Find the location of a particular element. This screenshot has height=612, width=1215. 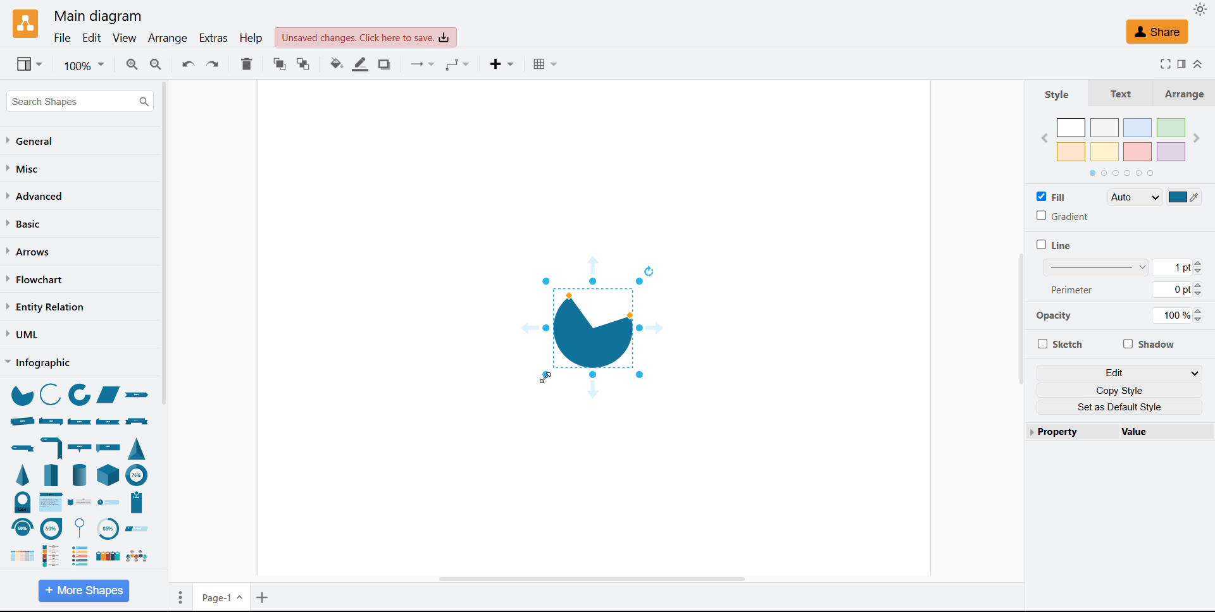

ribbon front fold is located at coordinates (80, 422).